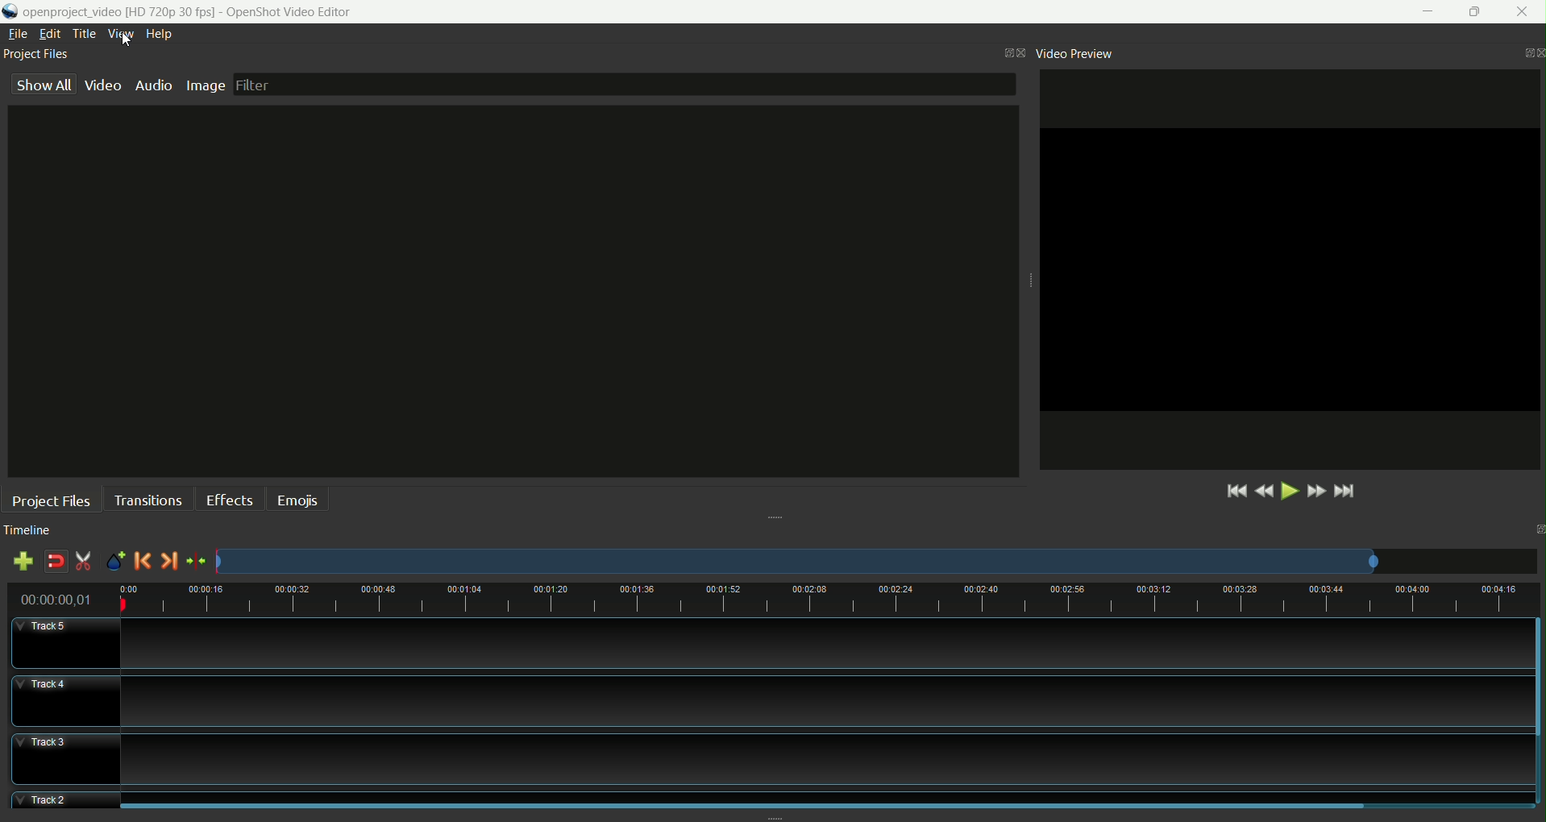 The width and height of the screenshot is (1546, 822). What do you see at coordinates (1480, 10) in the screenshot?
I see `maximize` at bounding box center [1480, 10].